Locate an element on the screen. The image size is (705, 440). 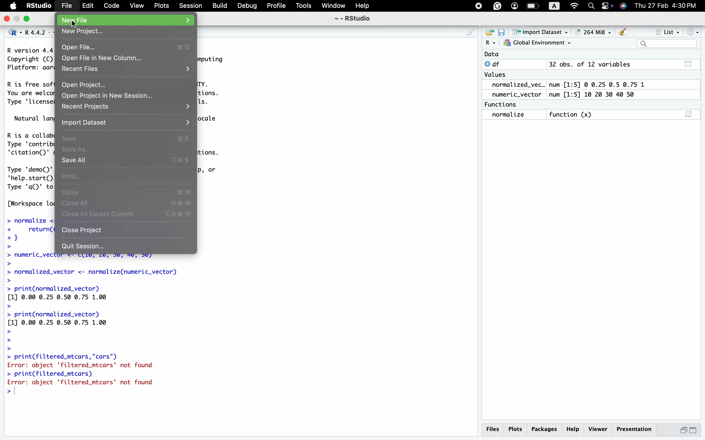
R 4.4.2 . ~ is located at coordinates (40, 32).